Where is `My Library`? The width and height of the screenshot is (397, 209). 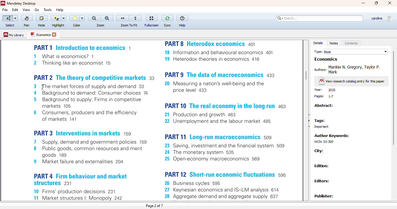 My Library is located at coordinates (14, 35).